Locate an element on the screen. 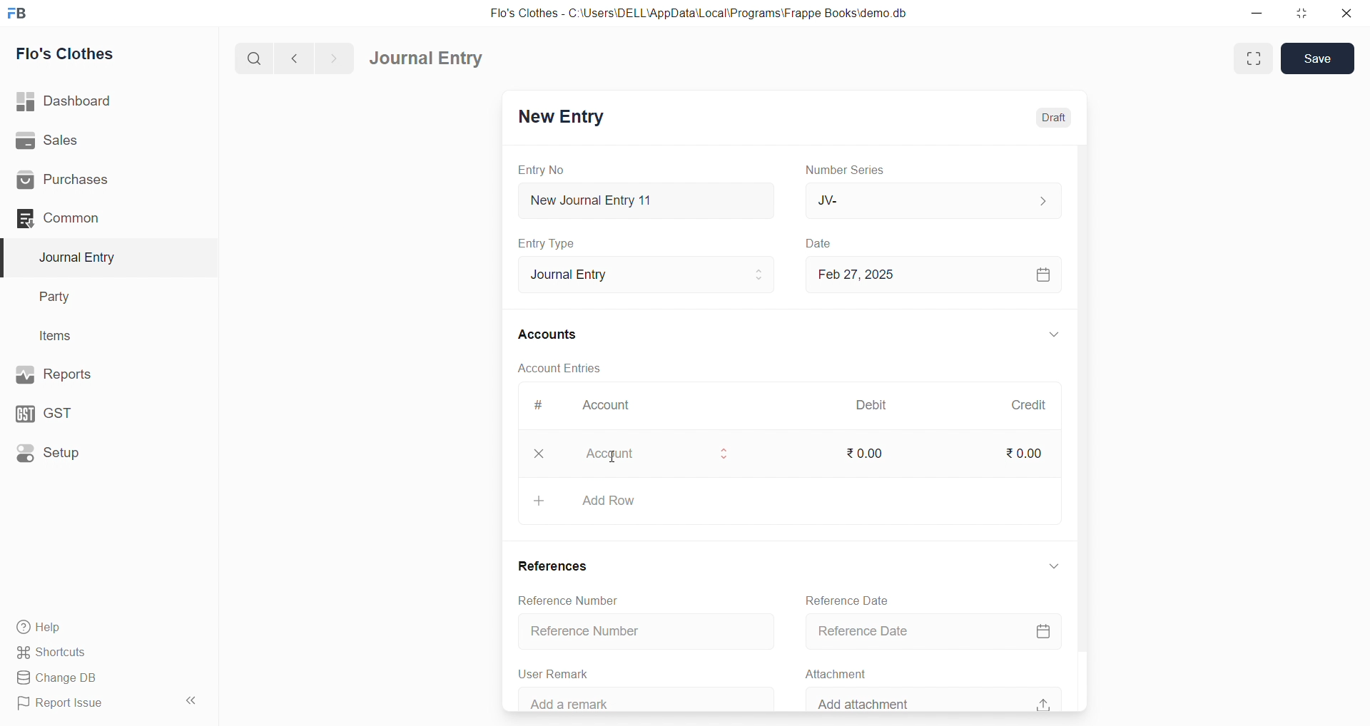  User Remark is located at coordinates (559, 673).